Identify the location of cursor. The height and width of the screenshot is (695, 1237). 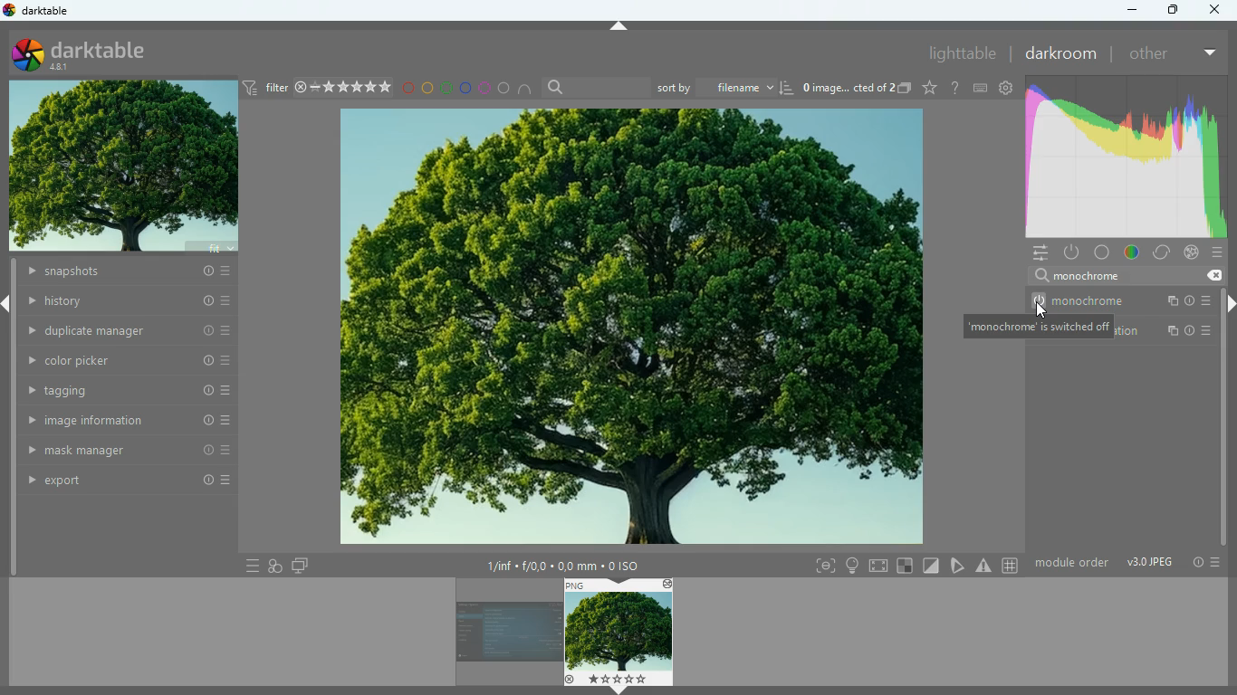
(1043, 310).